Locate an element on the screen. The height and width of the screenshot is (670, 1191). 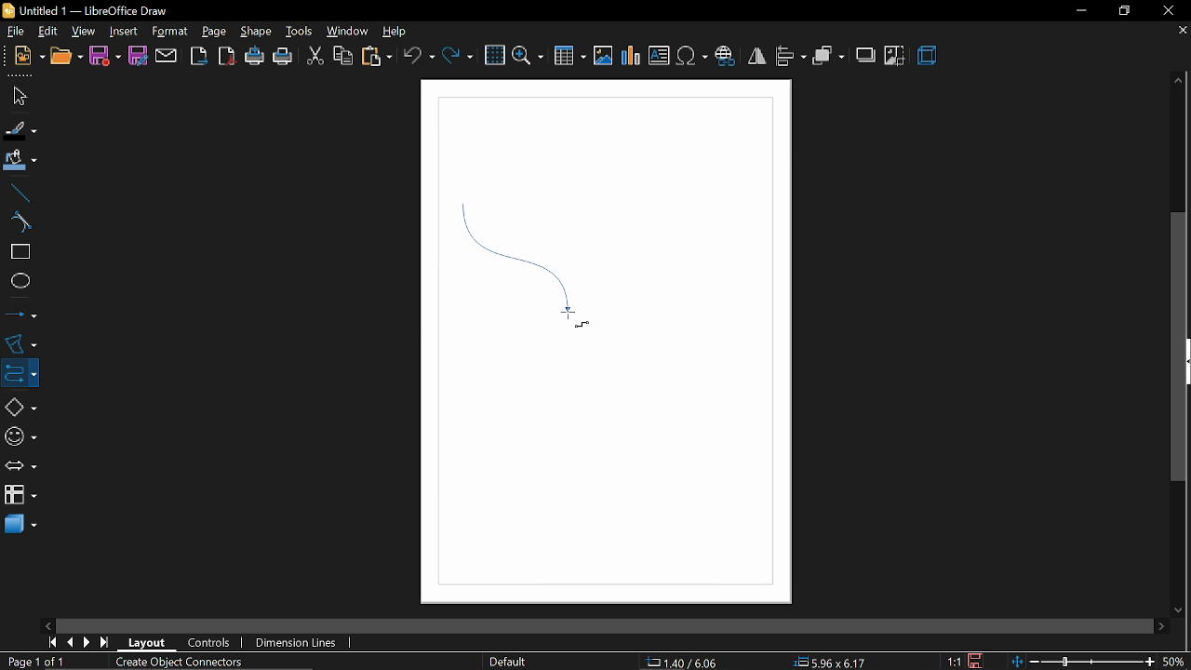
curves and polygons is located at coordinates (19, 343).